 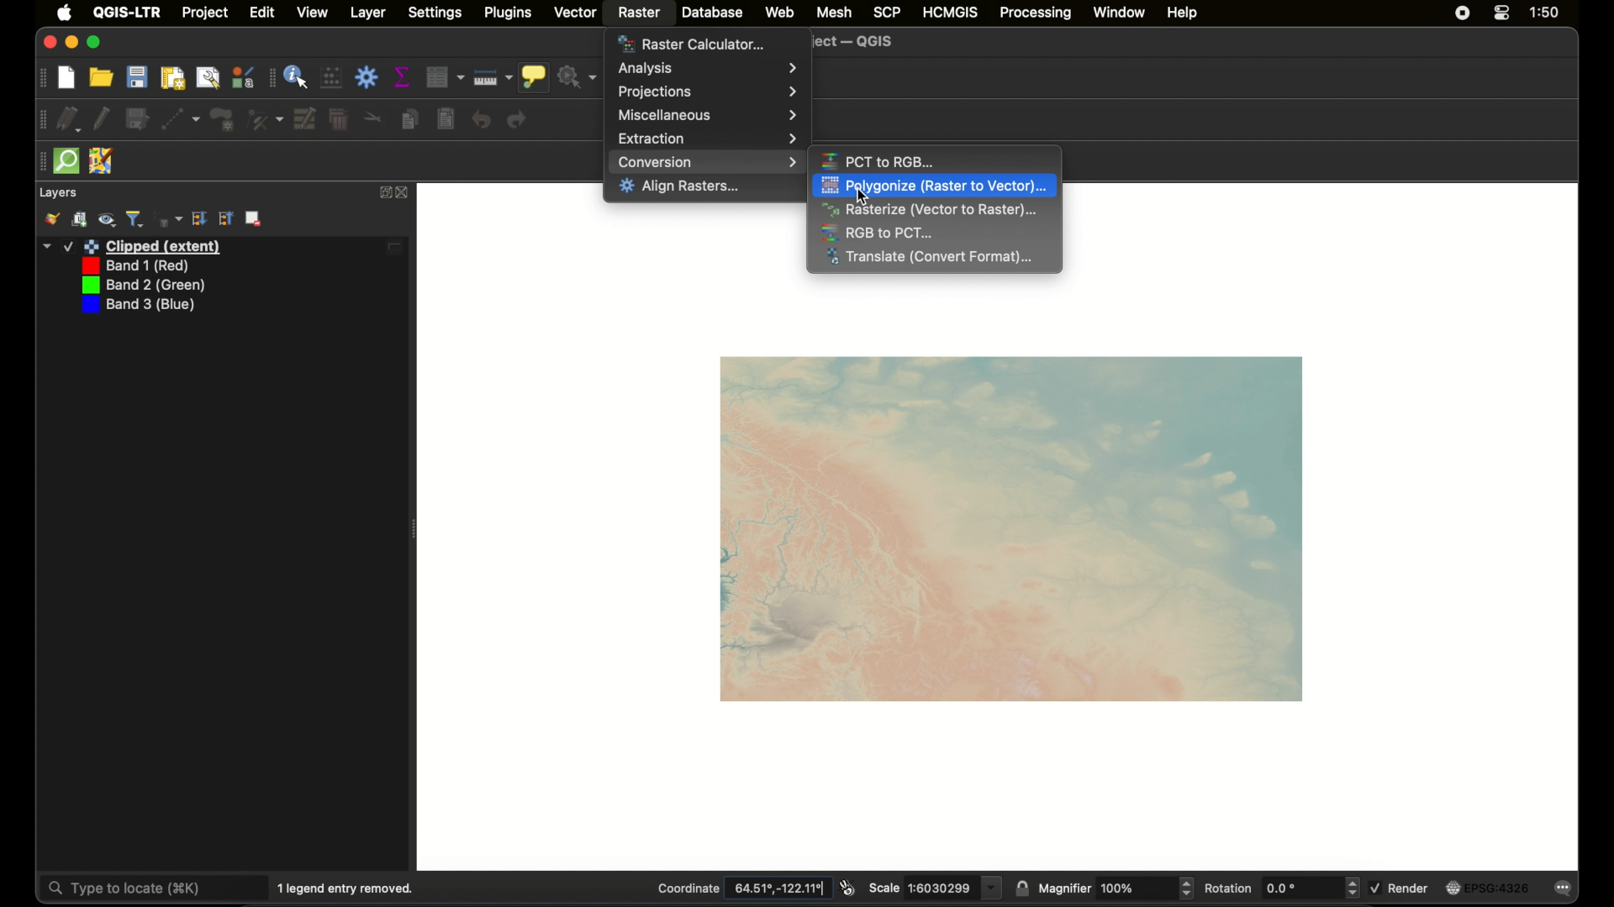 What do you see at coordinates (137, 76) in the screenshot?
I see `save` at bounding box center [137, 76].